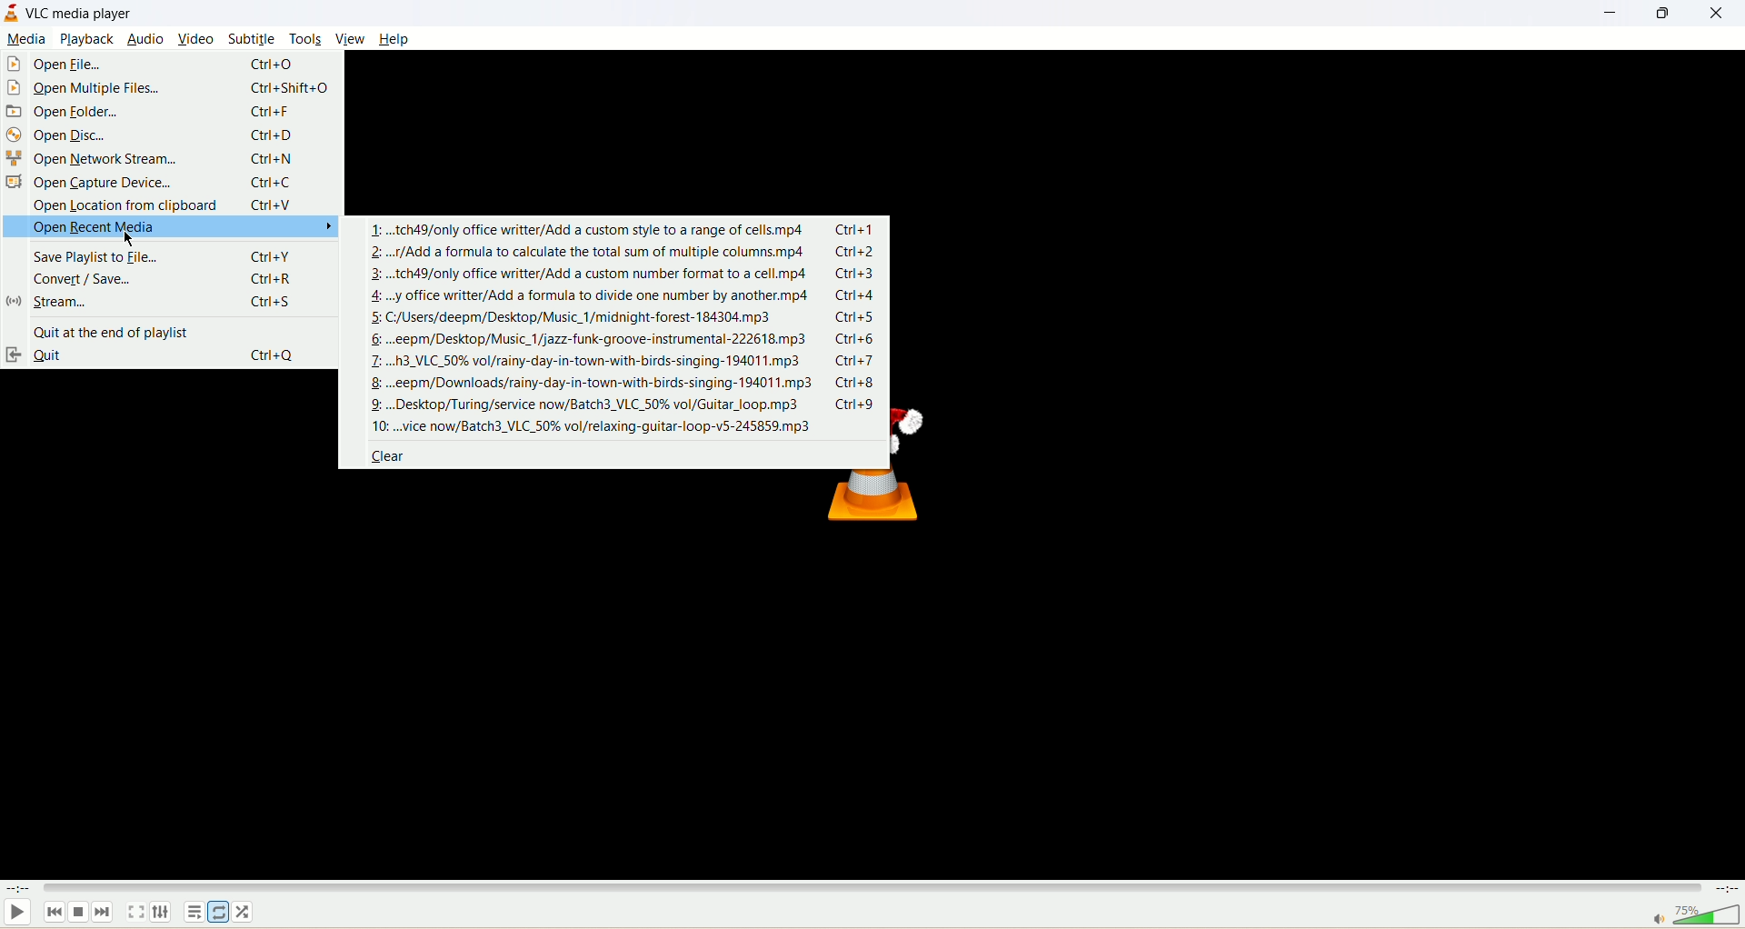  I want to click on view, so click(350, 36).